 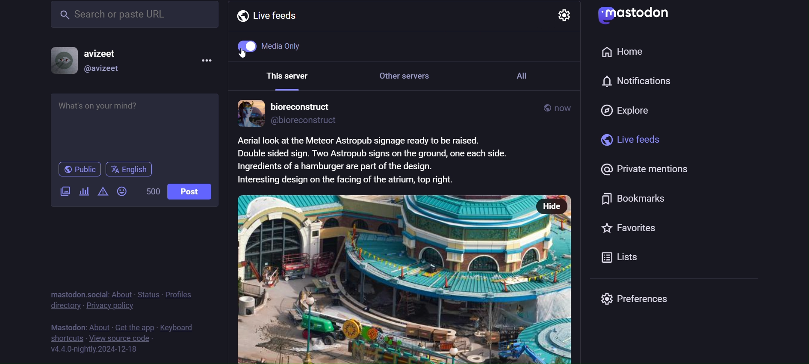 What do you see at coordinates (632, 299) in the screenshot?
I see `preferences` at bounding box center [632, 299].